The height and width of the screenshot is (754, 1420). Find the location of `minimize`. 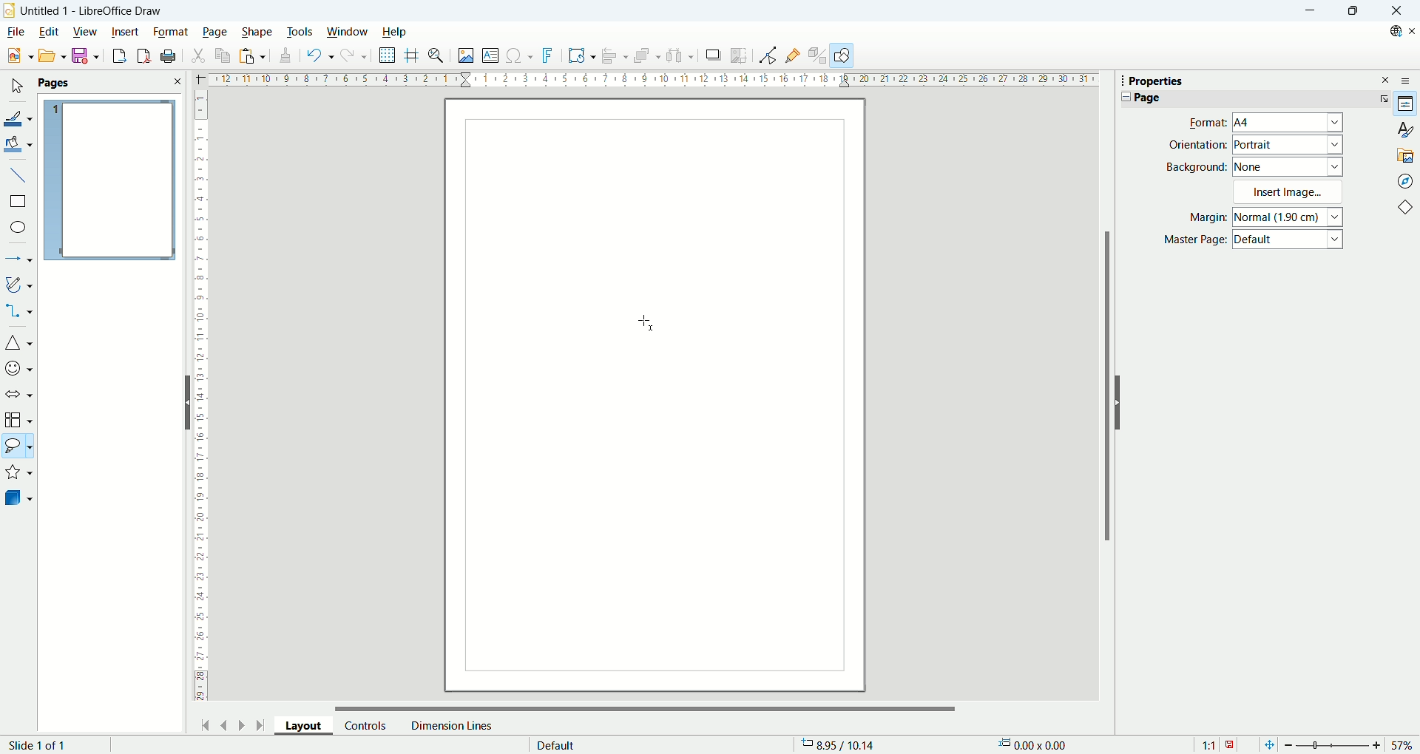

minimize is located at coordinates (1308, 11).